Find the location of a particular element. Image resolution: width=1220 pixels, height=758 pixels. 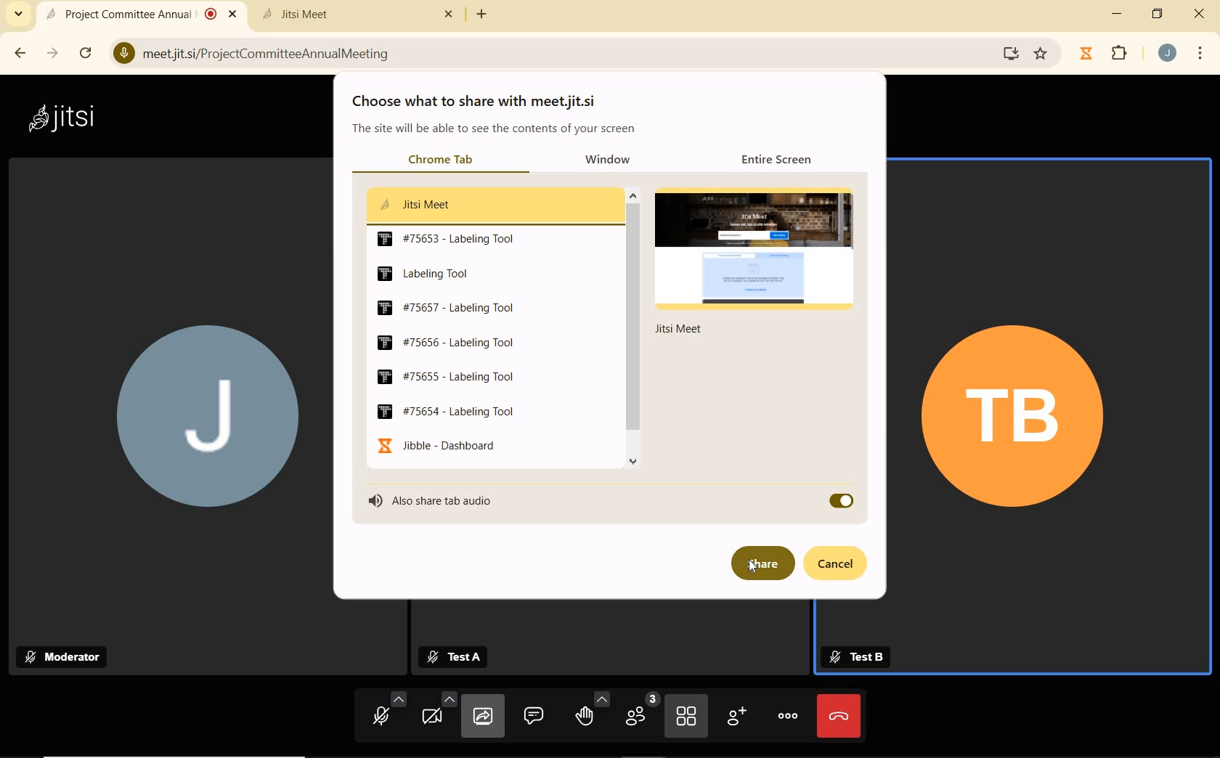

INVITE PEOPLE is located at coordinates (739, 719).